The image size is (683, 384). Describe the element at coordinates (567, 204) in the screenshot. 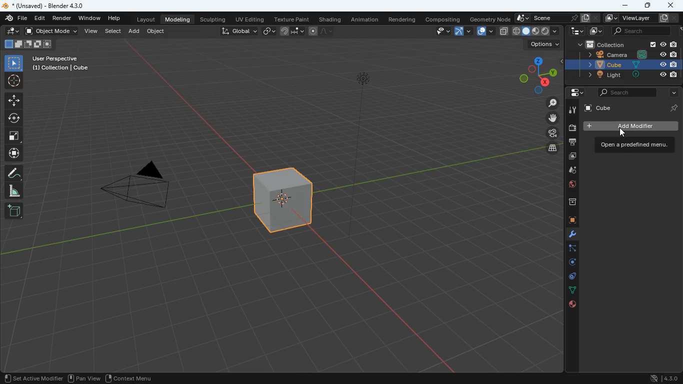

I see `archive` at that location.